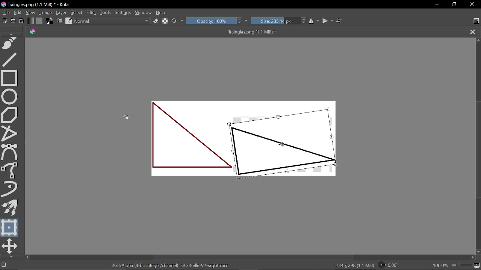  Describe the element at coordinates (473, 258) in the screenshot. I see `Move right` at that location.